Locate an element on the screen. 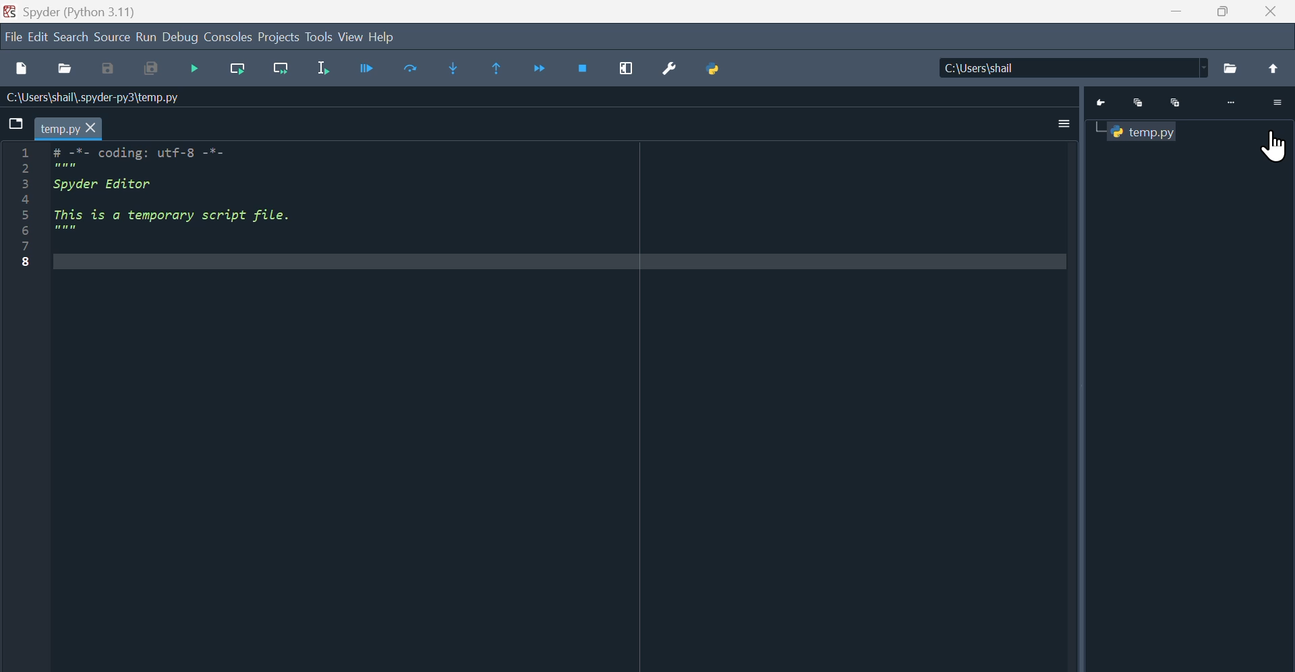  Continue execution until next function is located at coordinates (542, 68).